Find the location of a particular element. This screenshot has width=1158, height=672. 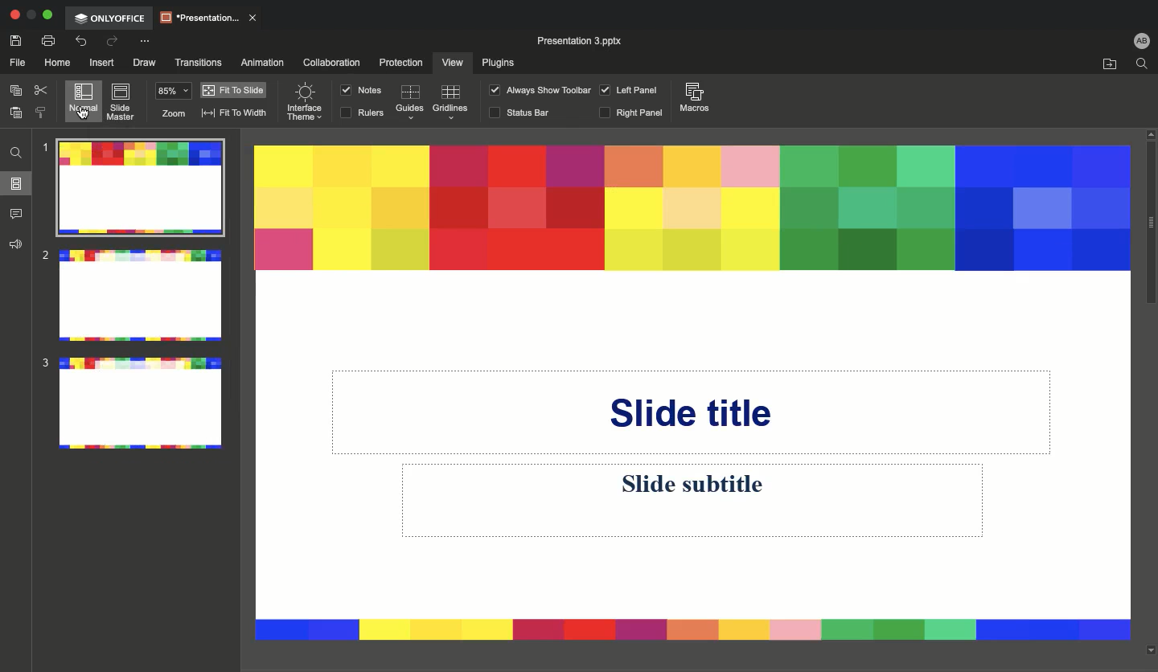

Print is located at coordinates (47, 42).